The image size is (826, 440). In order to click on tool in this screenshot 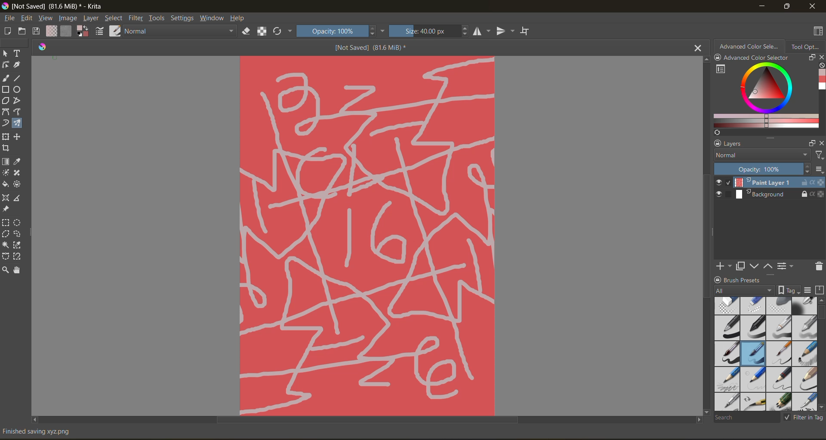, I will do `click(19, 112)`.